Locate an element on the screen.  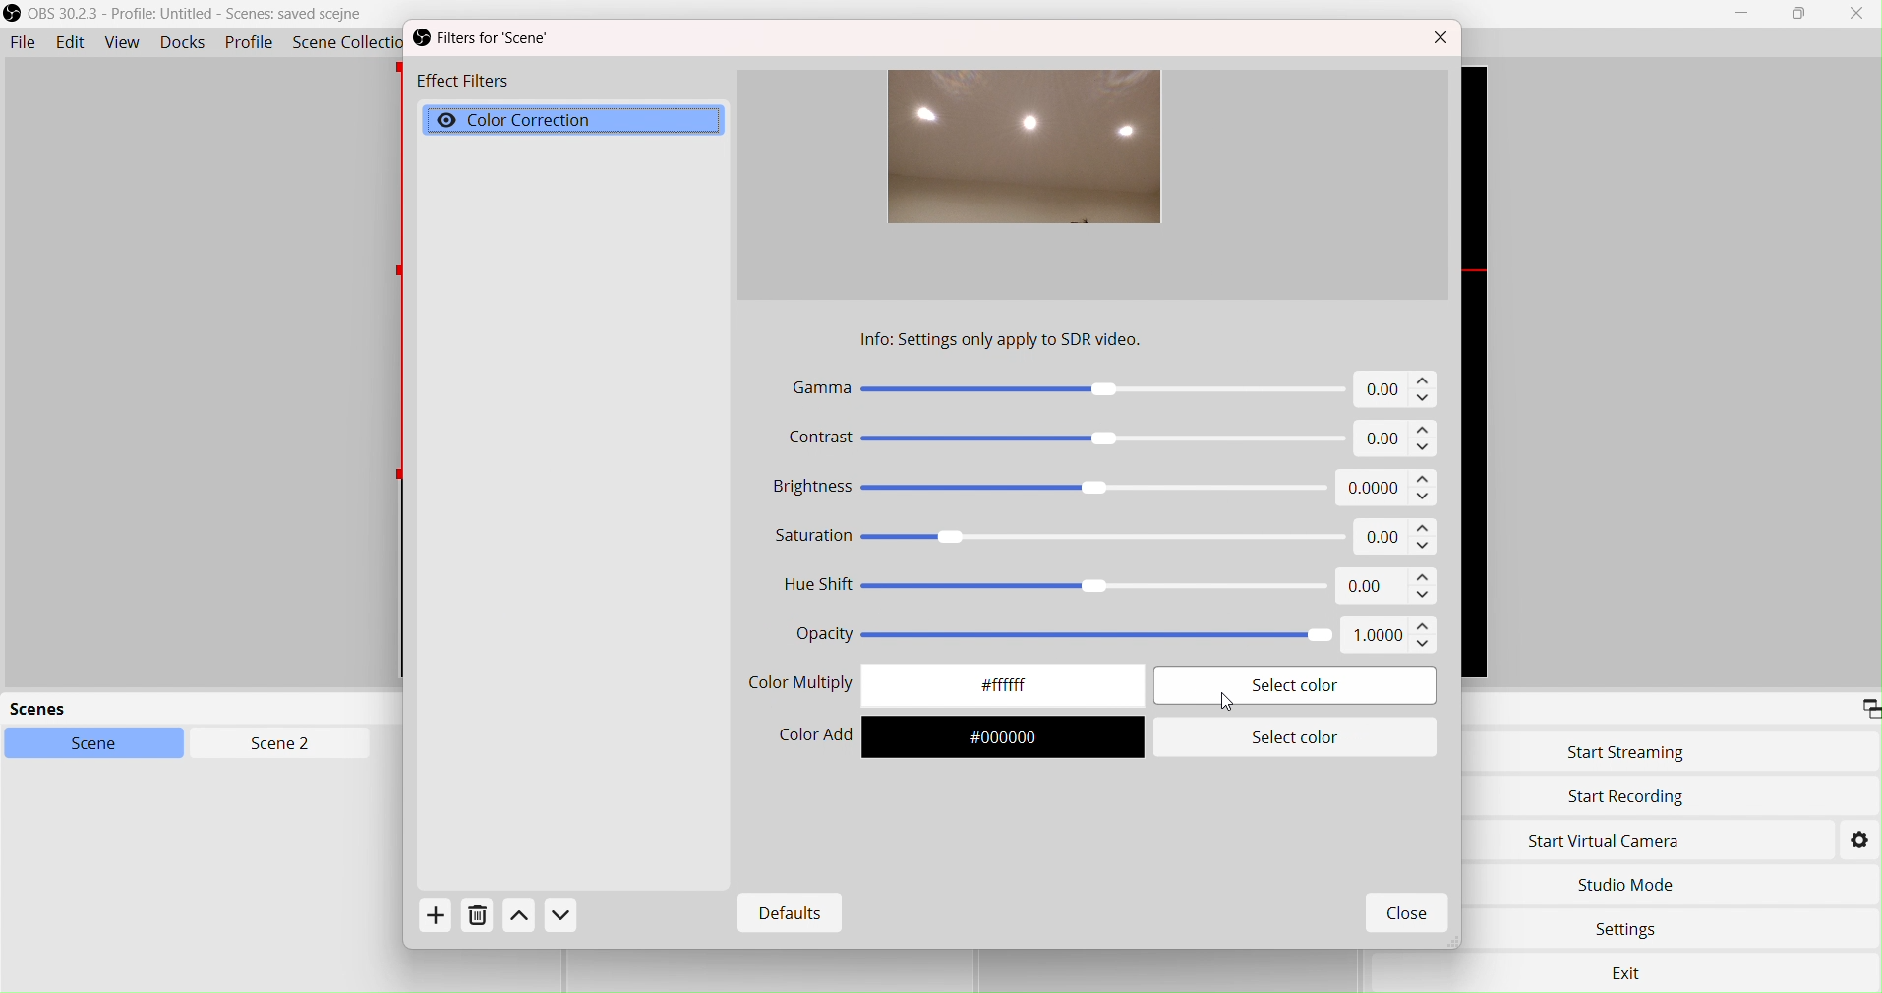
Start Virtual Camera is located at coordinates (1617, 840).